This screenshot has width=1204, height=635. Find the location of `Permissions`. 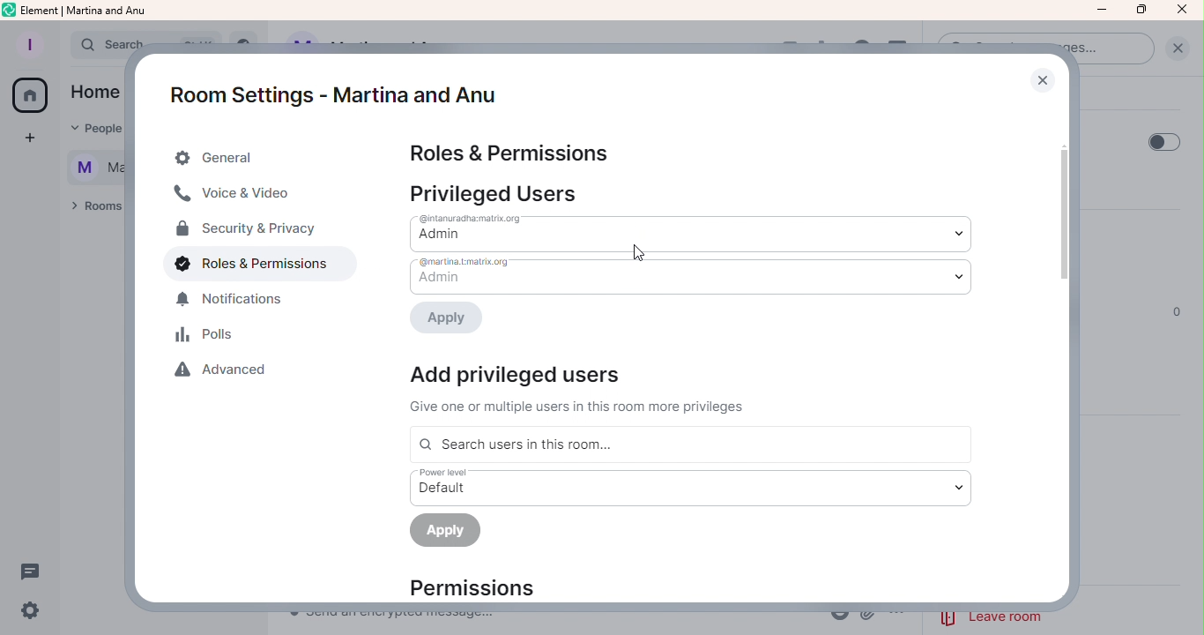

Permissions is located at coordinates (487, 587).